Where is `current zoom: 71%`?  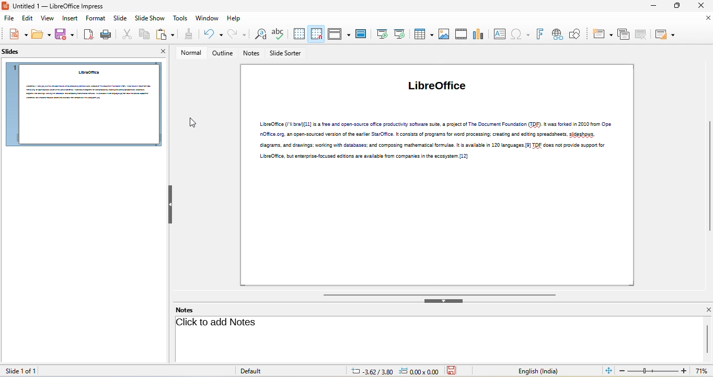
current zoom: 71% is located at coordinates (703, 370).